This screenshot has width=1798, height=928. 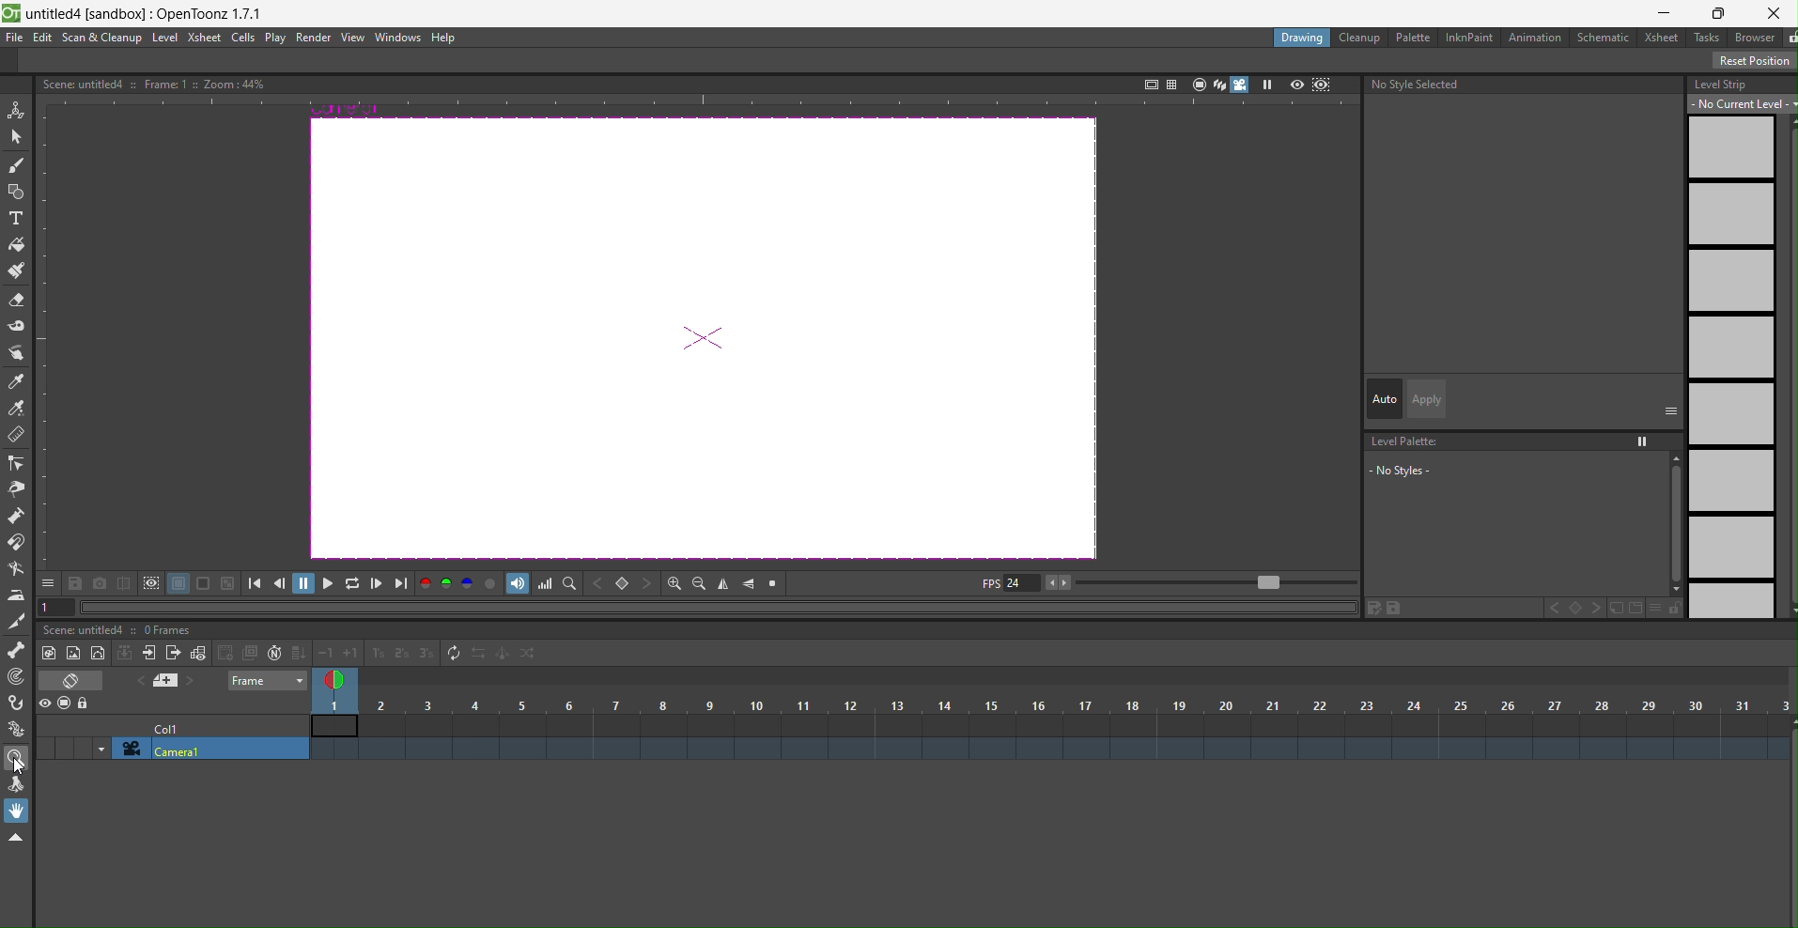 I want to click on windows, so click(x=399, y=39).